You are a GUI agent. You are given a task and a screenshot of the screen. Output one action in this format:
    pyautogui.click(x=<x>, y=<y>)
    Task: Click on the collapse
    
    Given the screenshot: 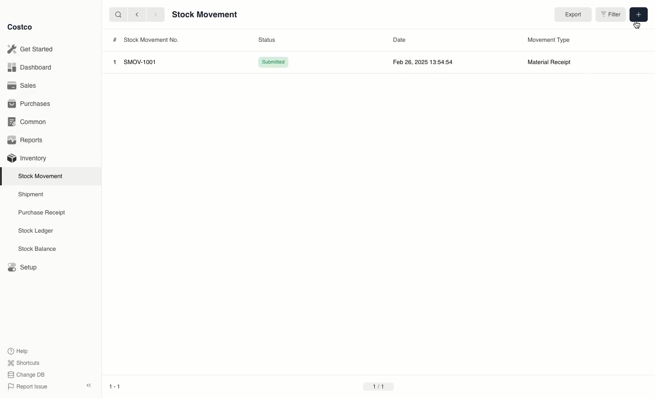 What is the action you would take?
    pyautogui.click(x=88, y=385)
    